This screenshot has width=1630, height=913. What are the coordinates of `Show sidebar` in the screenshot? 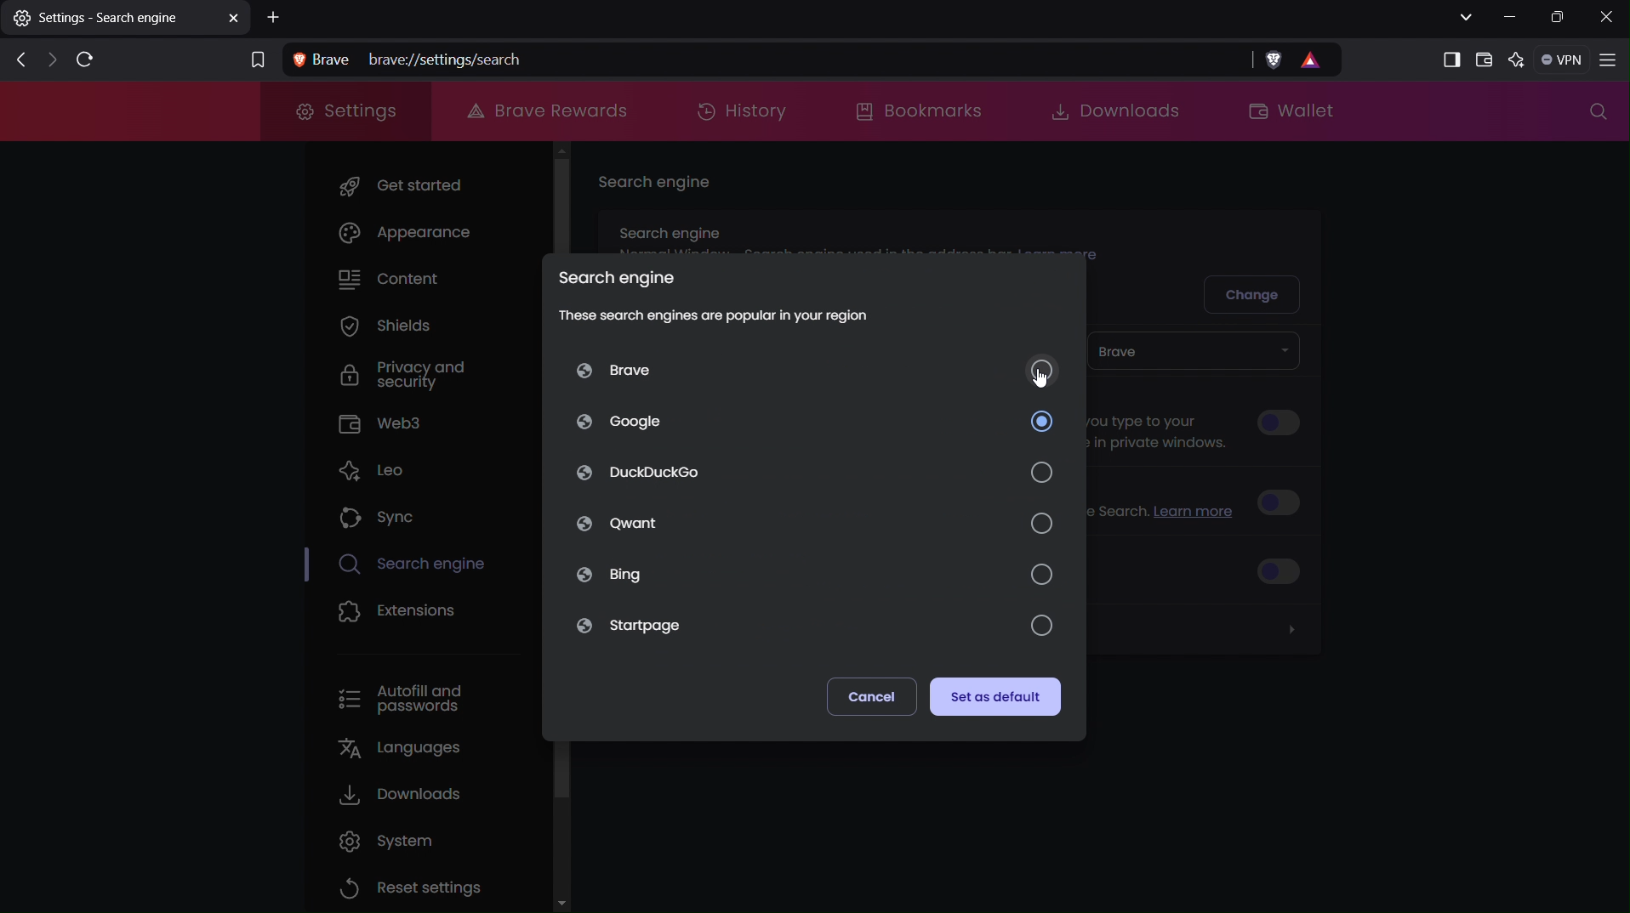 It's located at (1447, 58).